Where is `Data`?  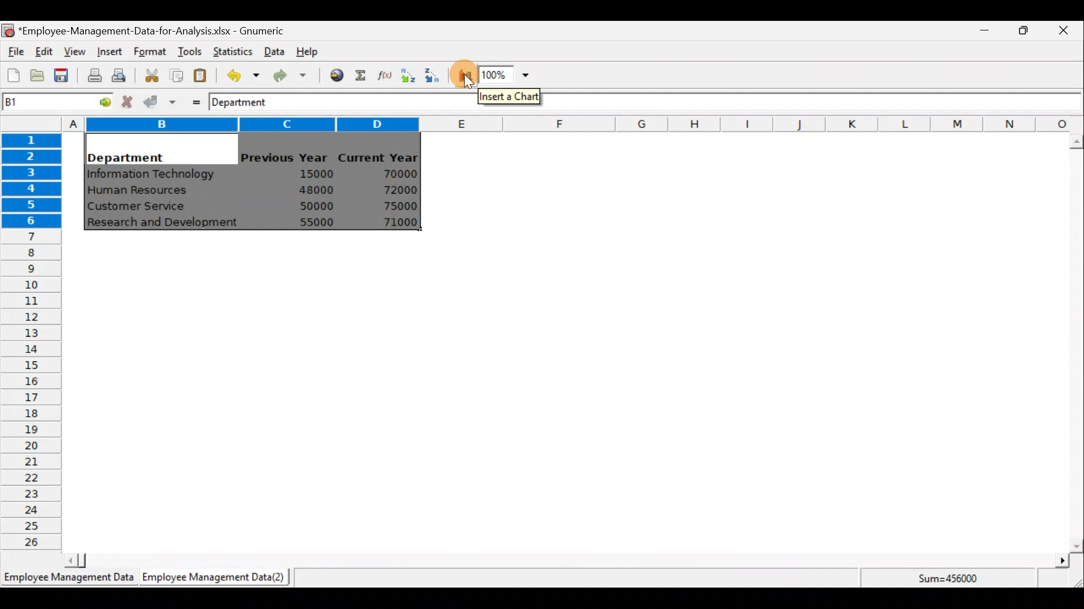 Data is located at coordinates (274, 51).